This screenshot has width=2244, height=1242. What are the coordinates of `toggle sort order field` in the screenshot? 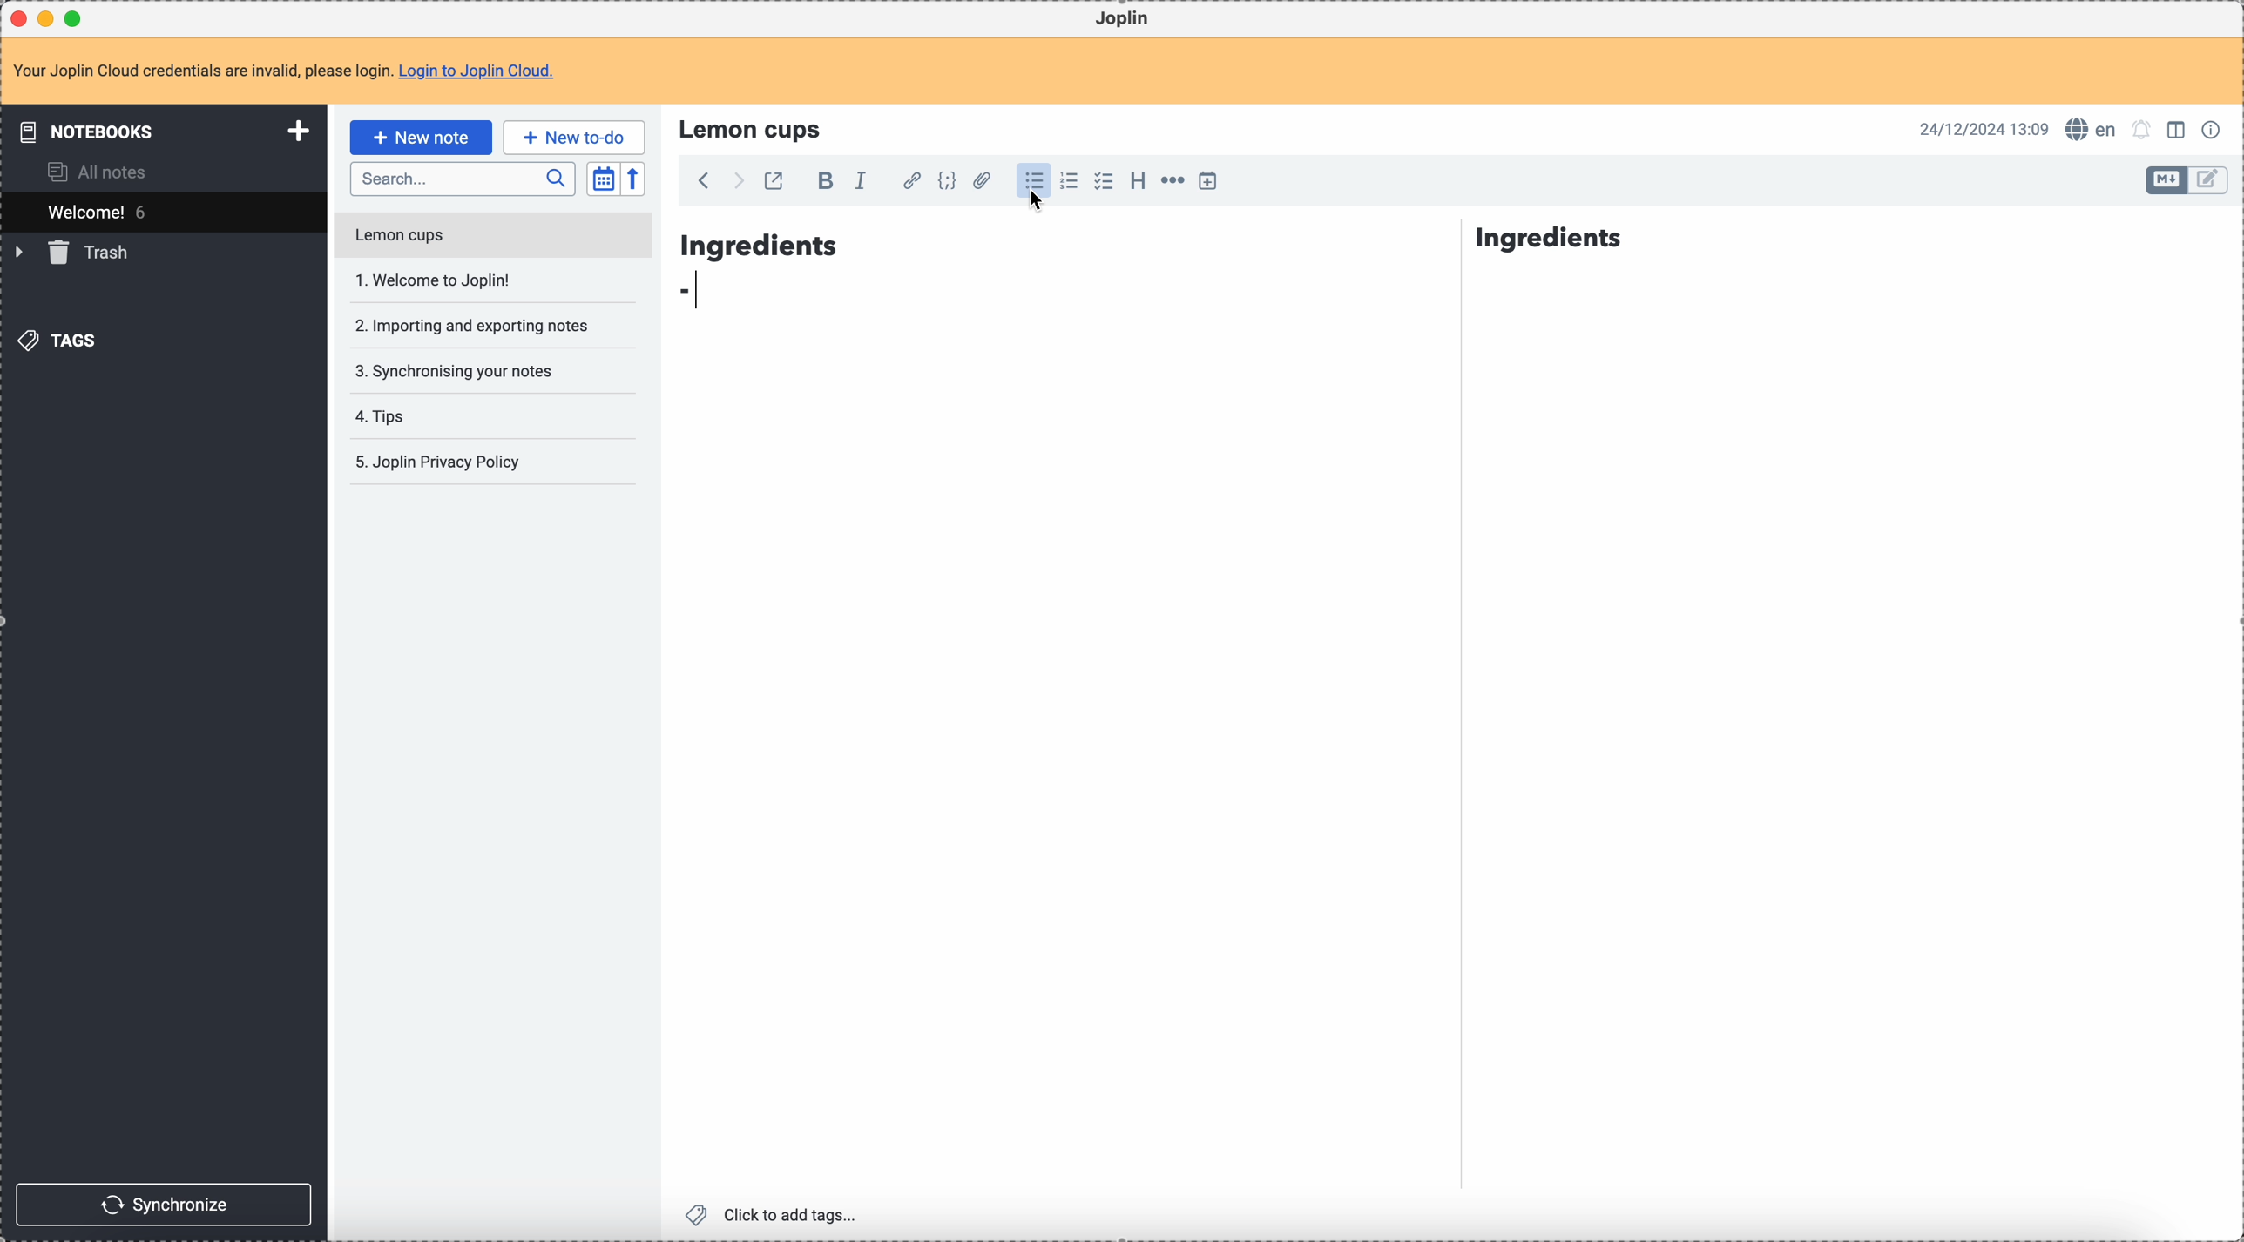 It's located at (603, 179).